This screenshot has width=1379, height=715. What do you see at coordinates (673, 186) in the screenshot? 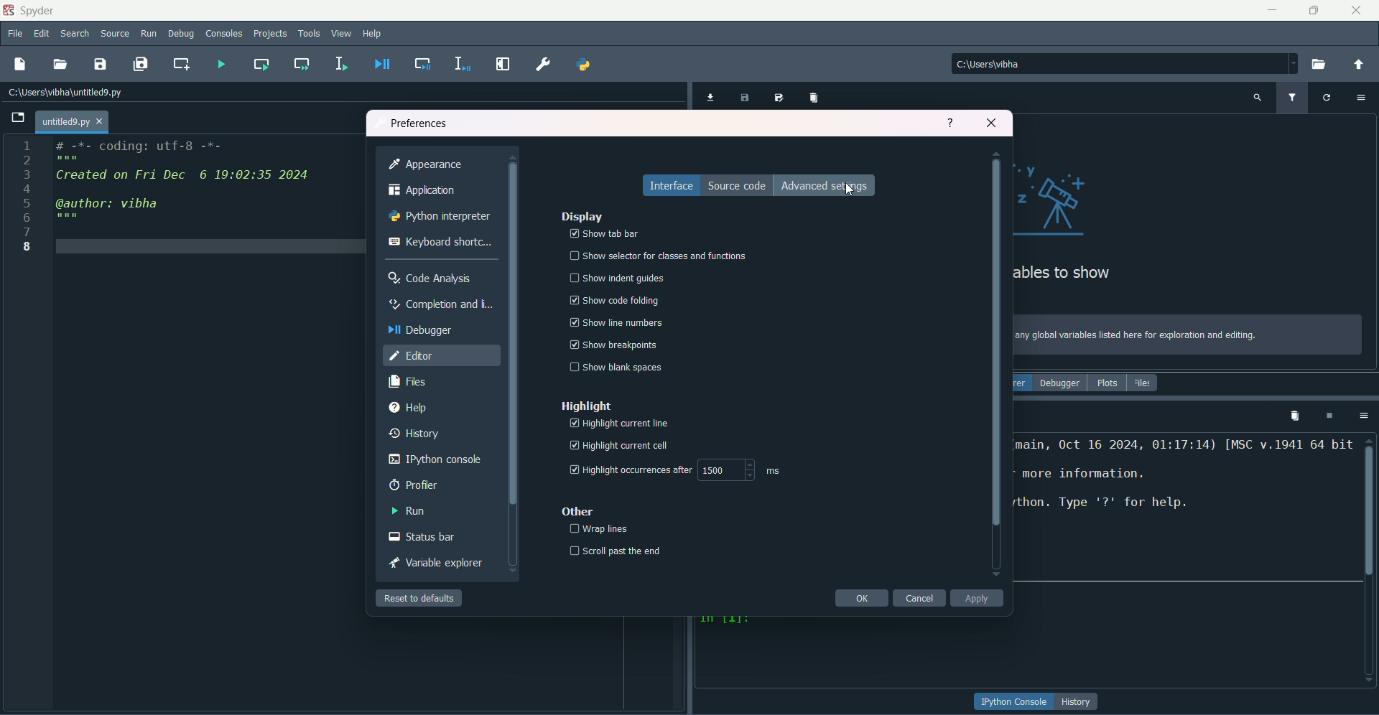
I see `interface` at bounding box center [673, 186].